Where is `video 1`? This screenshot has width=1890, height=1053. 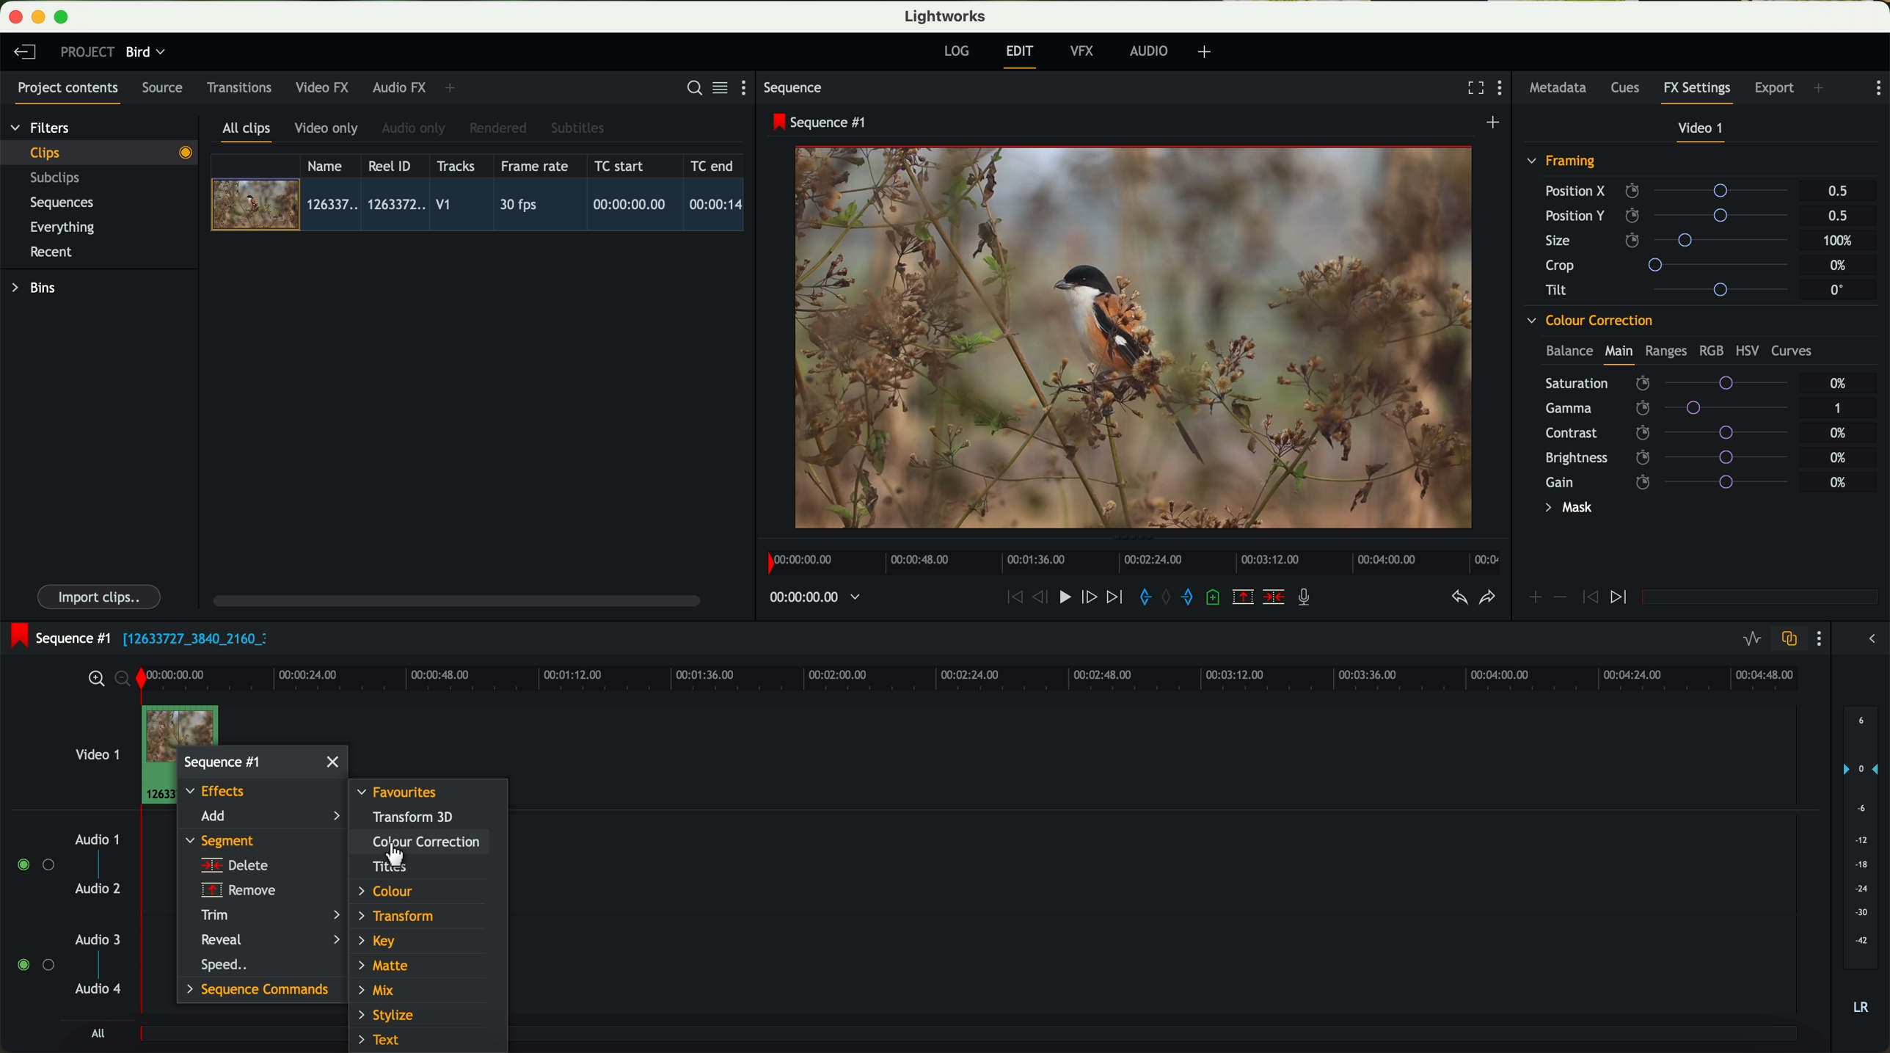 video 1 is located at coordinates (95, 751).